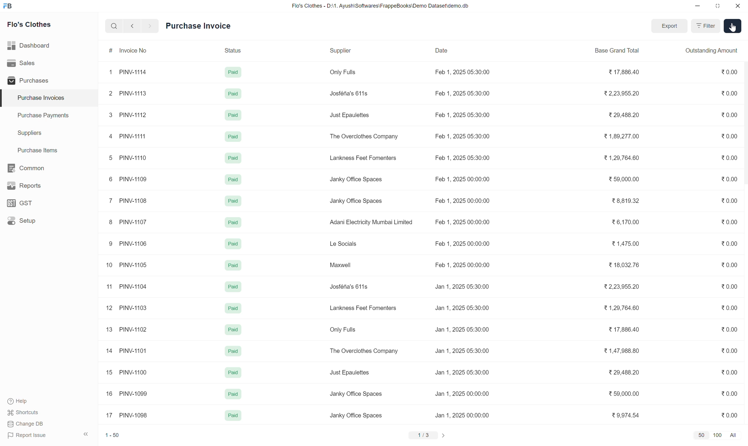  I want to click on Purchases, so click(48, 80).